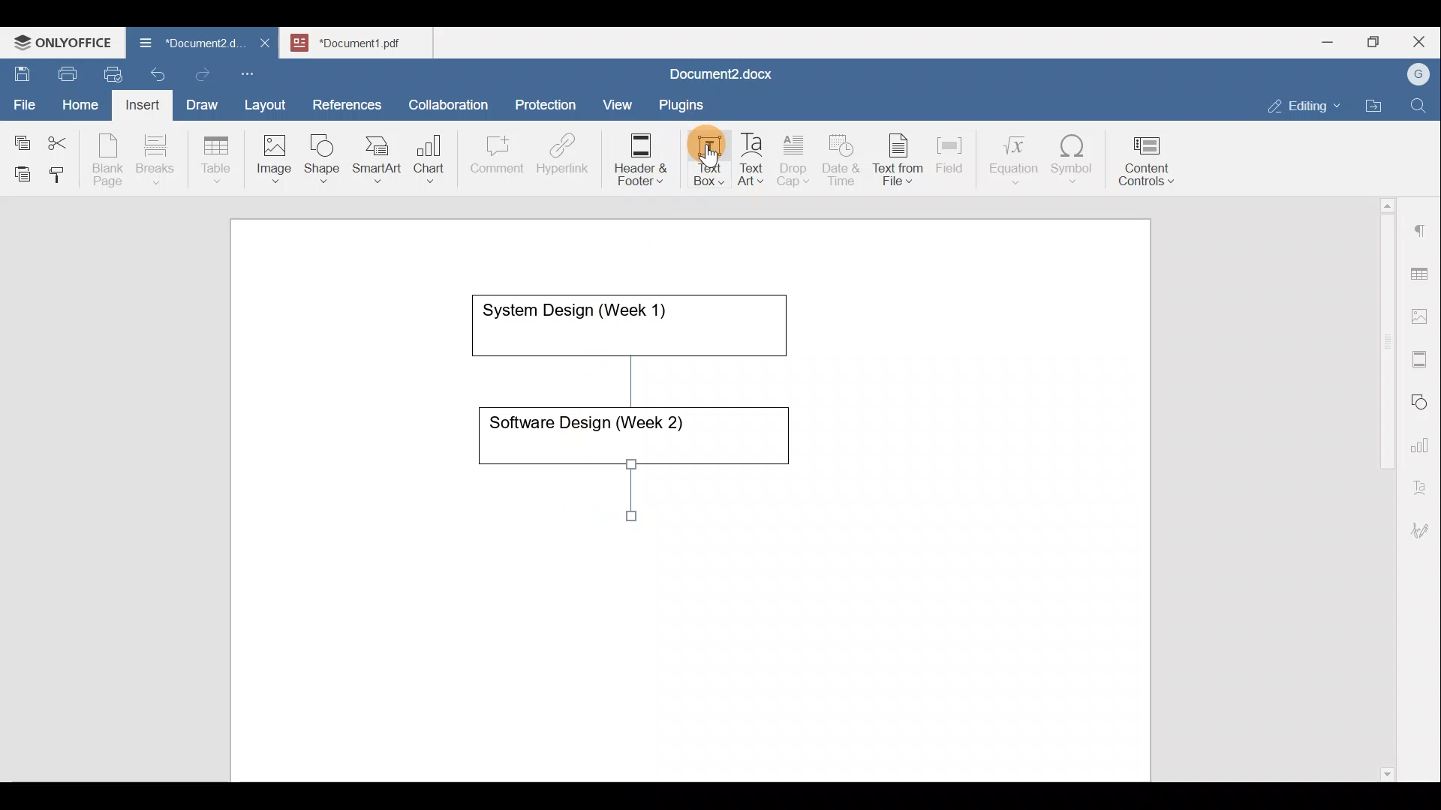 This screenshot has width=1441, height=810. I want to click on Text from file, so click(901, 158).